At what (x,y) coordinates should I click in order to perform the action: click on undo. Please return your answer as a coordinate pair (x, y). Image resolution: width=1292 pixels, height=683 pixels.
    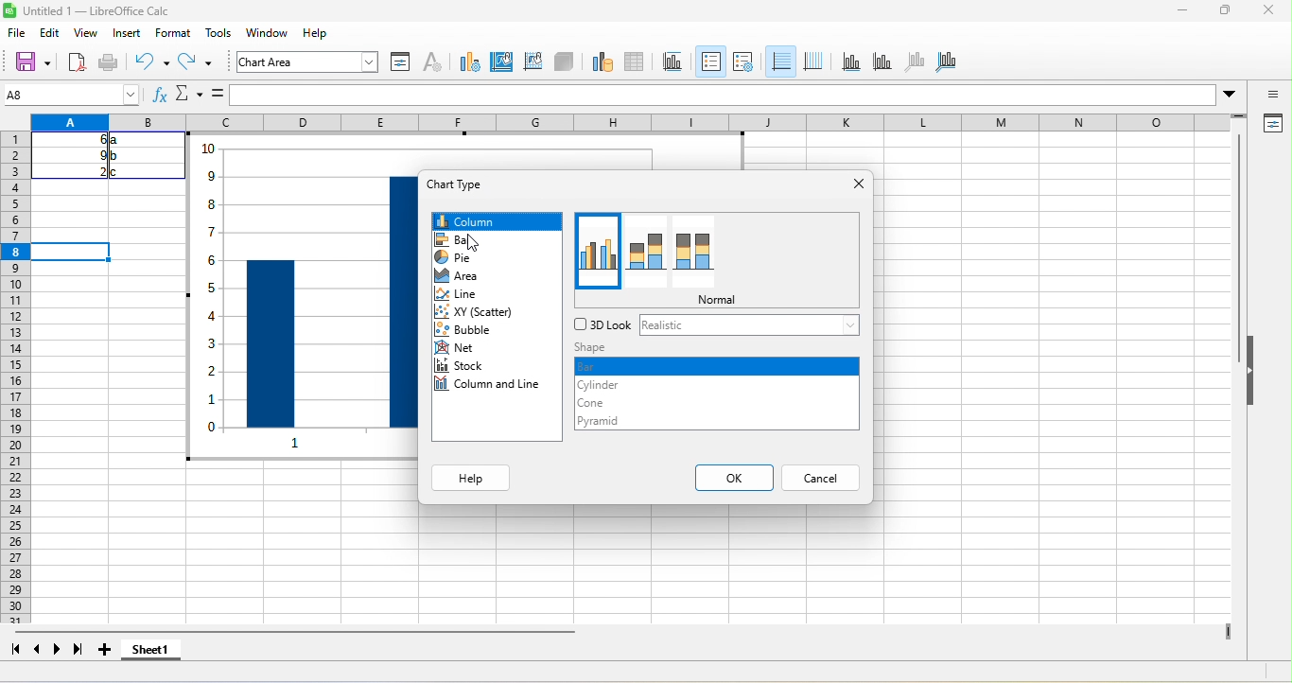
    Looking at the image, I should click on (148, 62).